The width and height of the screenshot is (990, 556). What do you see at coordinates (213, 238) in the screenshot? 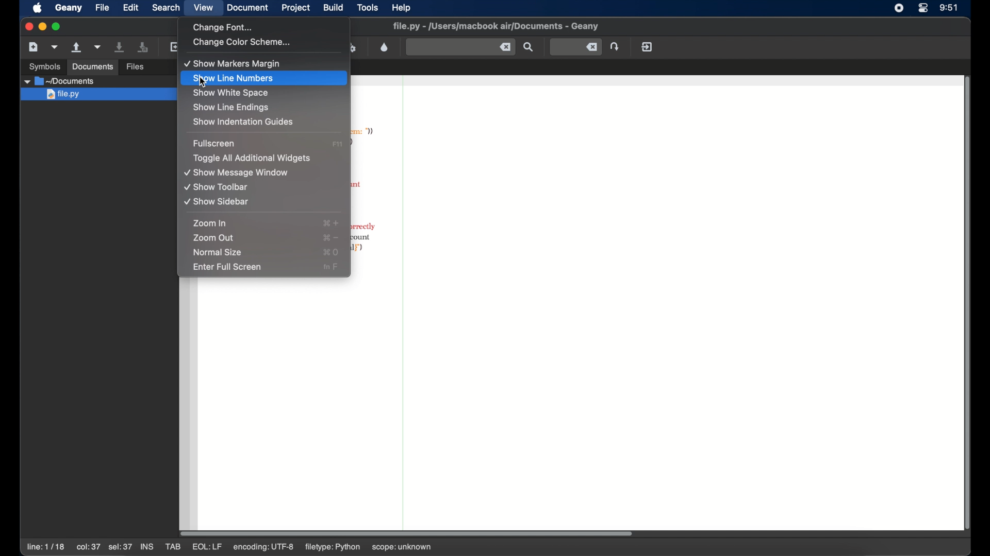
I see `zoom out` at bounding box center [213, 238].